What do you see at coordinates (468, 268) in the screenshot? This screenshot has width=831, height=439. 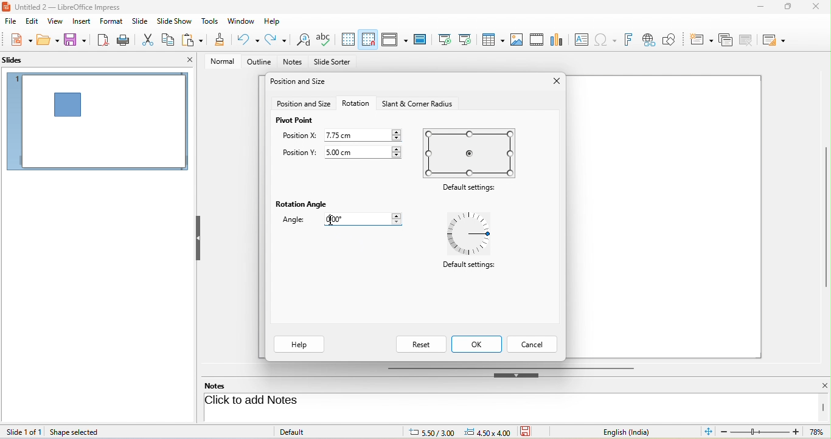 I see `default settings` at bounding box center [468, 268].